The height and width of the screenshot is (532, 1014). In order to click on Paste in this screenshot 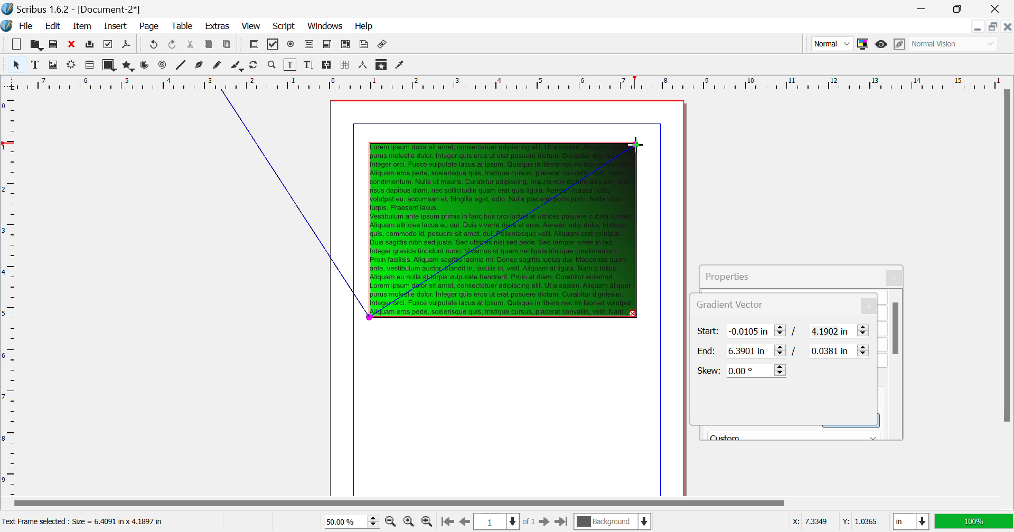, I will do `click(228, 46)`.